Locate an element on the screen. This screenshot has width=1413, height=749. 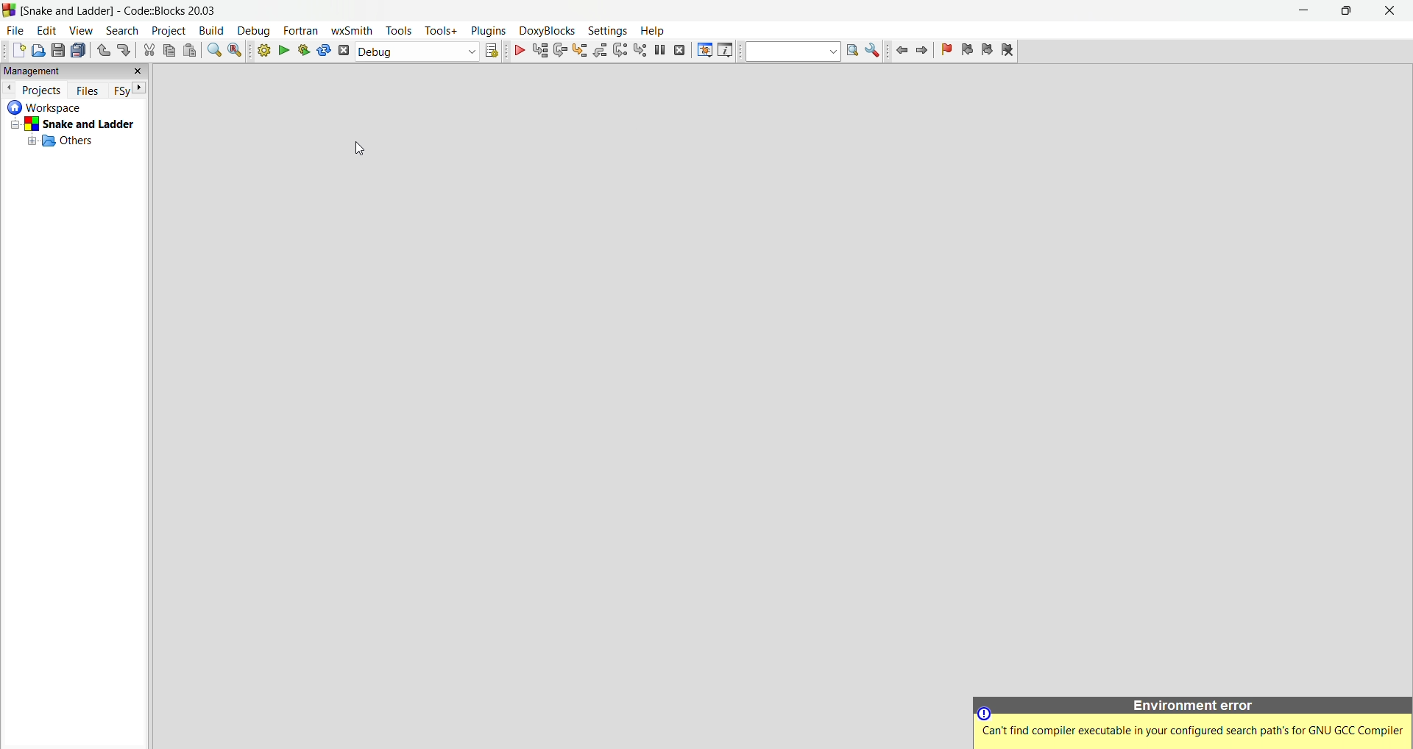
open is located at coordinates (38, 51).